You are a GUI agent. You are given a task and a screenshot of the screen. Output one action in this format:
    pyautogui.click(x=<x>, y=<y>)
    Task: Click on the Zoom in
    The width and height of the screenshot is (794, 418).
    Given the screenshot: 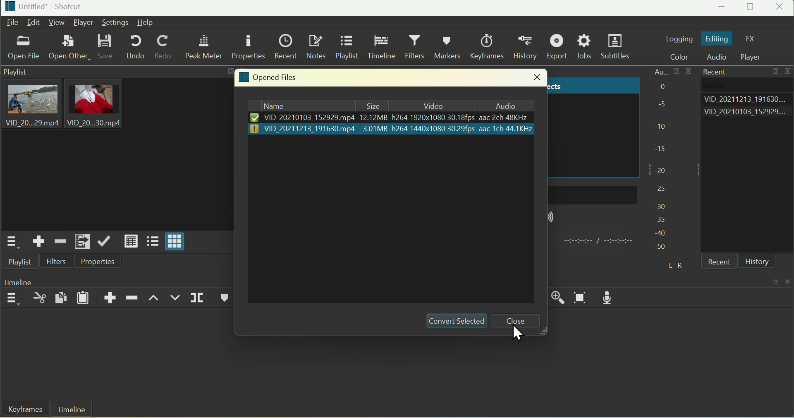 What is the action you would take?
    pyautogui.click(x=555, y=296)
    